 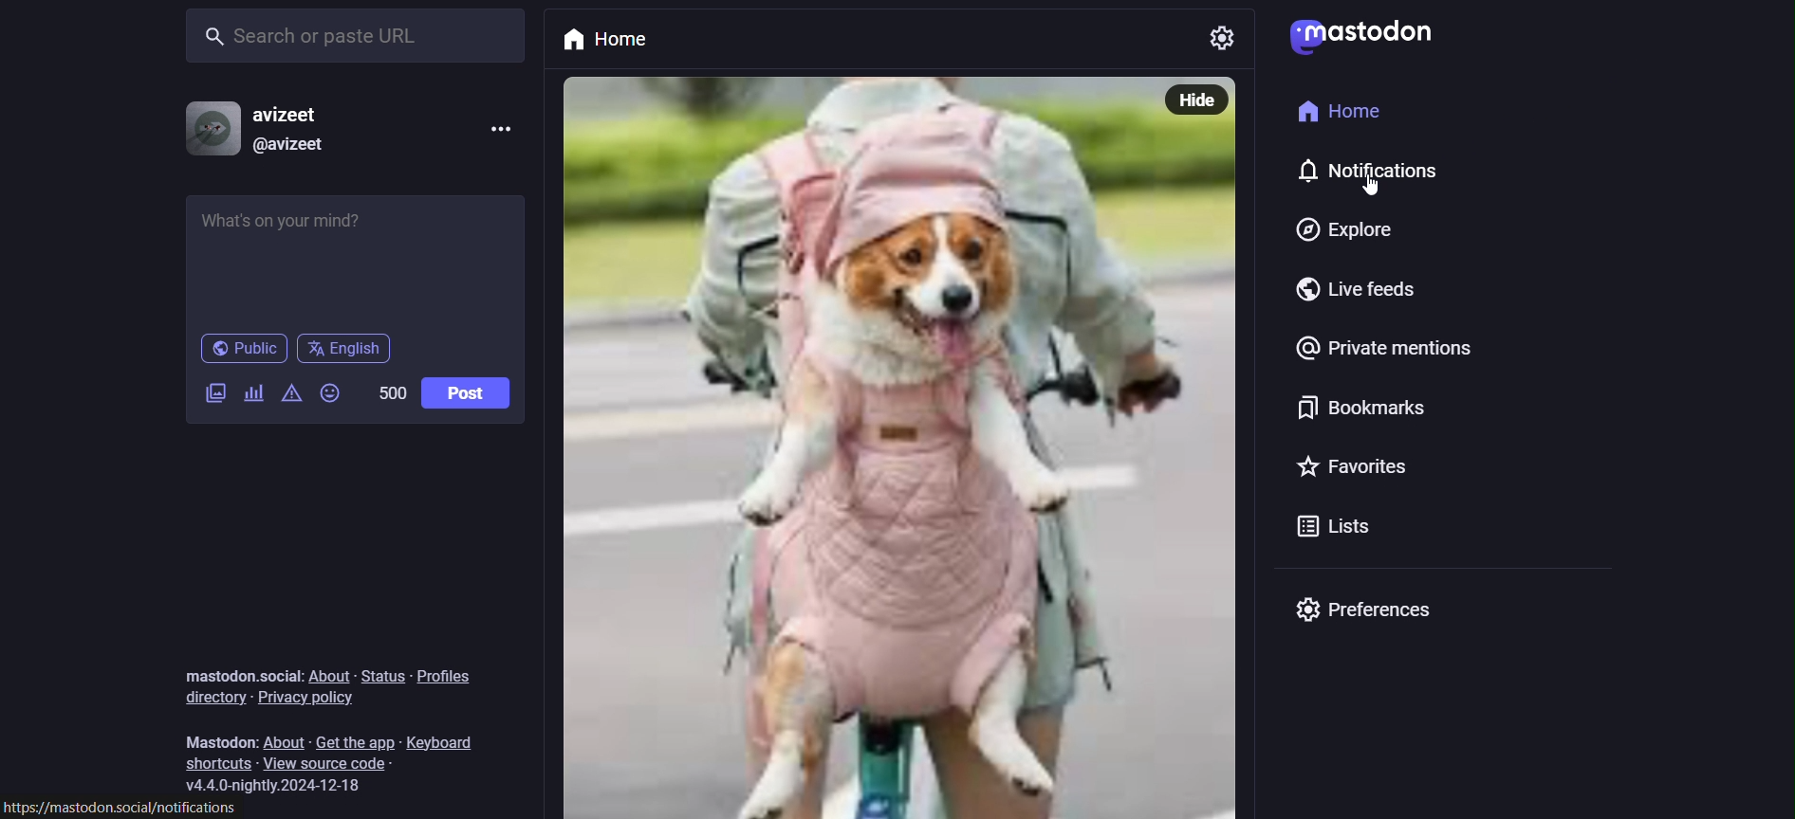 I want to click on @username, so click(x=290, y=144).